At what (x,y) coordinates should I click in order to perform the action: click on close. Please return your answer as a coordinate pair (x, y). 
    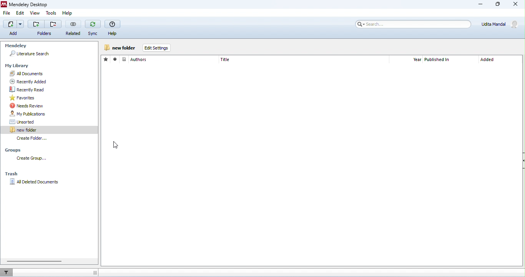
    Looking at the image, I should click on (515, 4).